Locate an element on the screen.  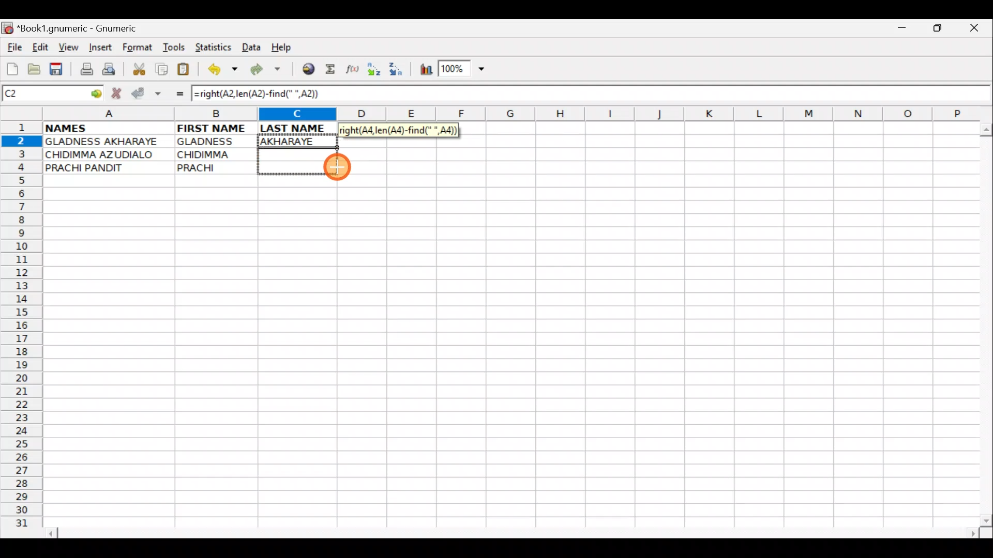
Rows is located at coordinates (22, 329).